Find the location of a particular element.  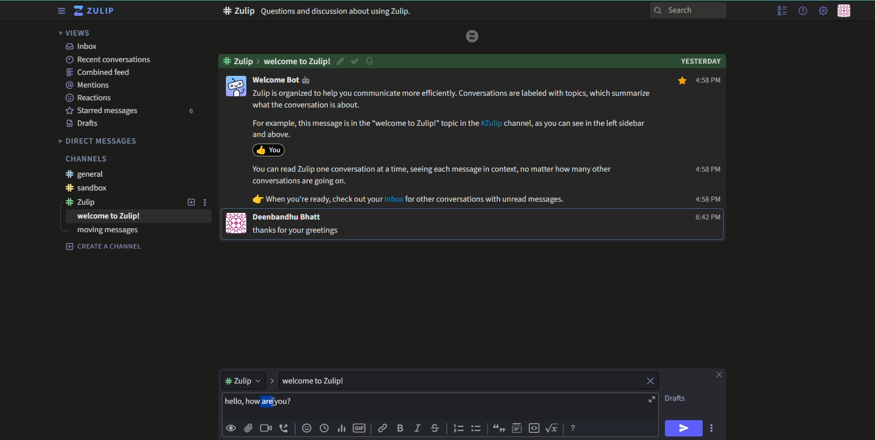

resolved is located at coordinates (355, 61).